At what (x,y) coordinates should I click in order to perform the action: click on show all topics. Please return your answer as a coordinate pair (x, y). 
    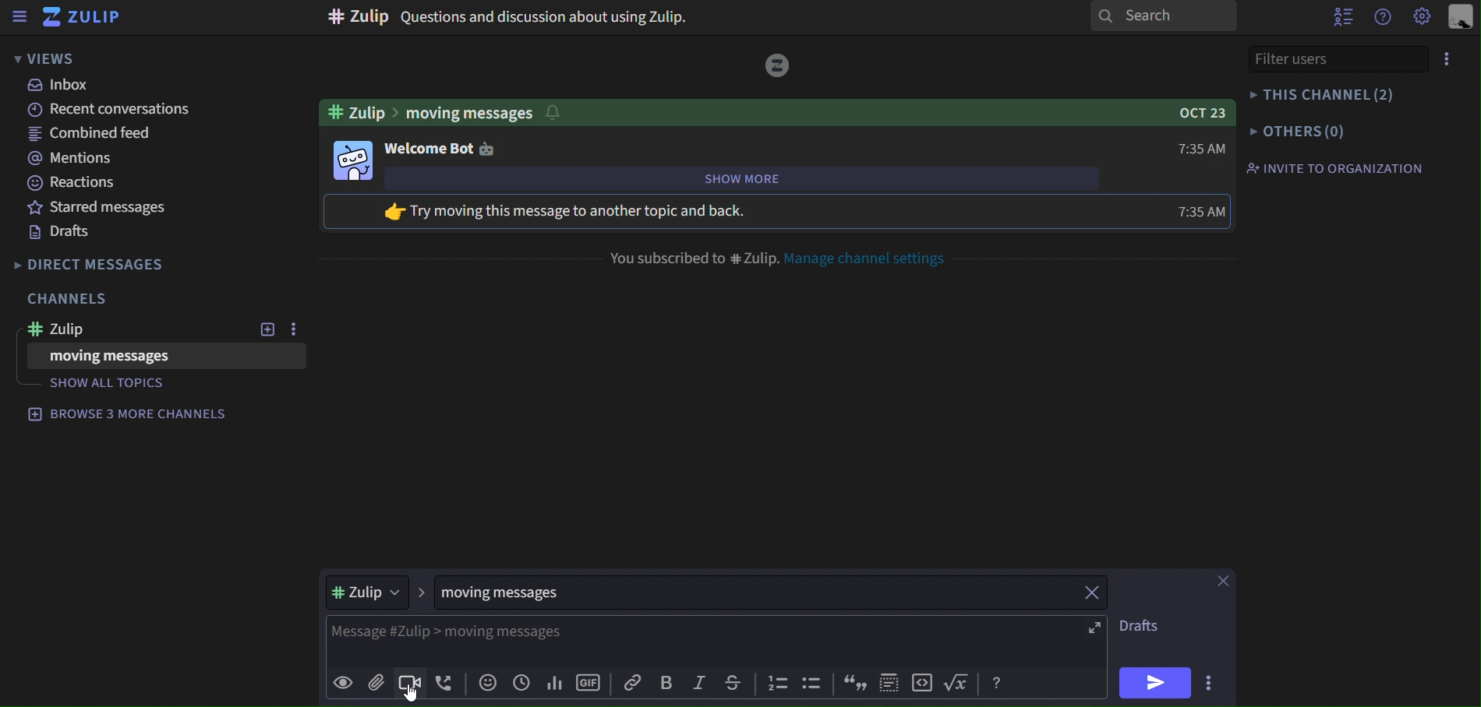
    Looking at the image, I should click on (117, 384).